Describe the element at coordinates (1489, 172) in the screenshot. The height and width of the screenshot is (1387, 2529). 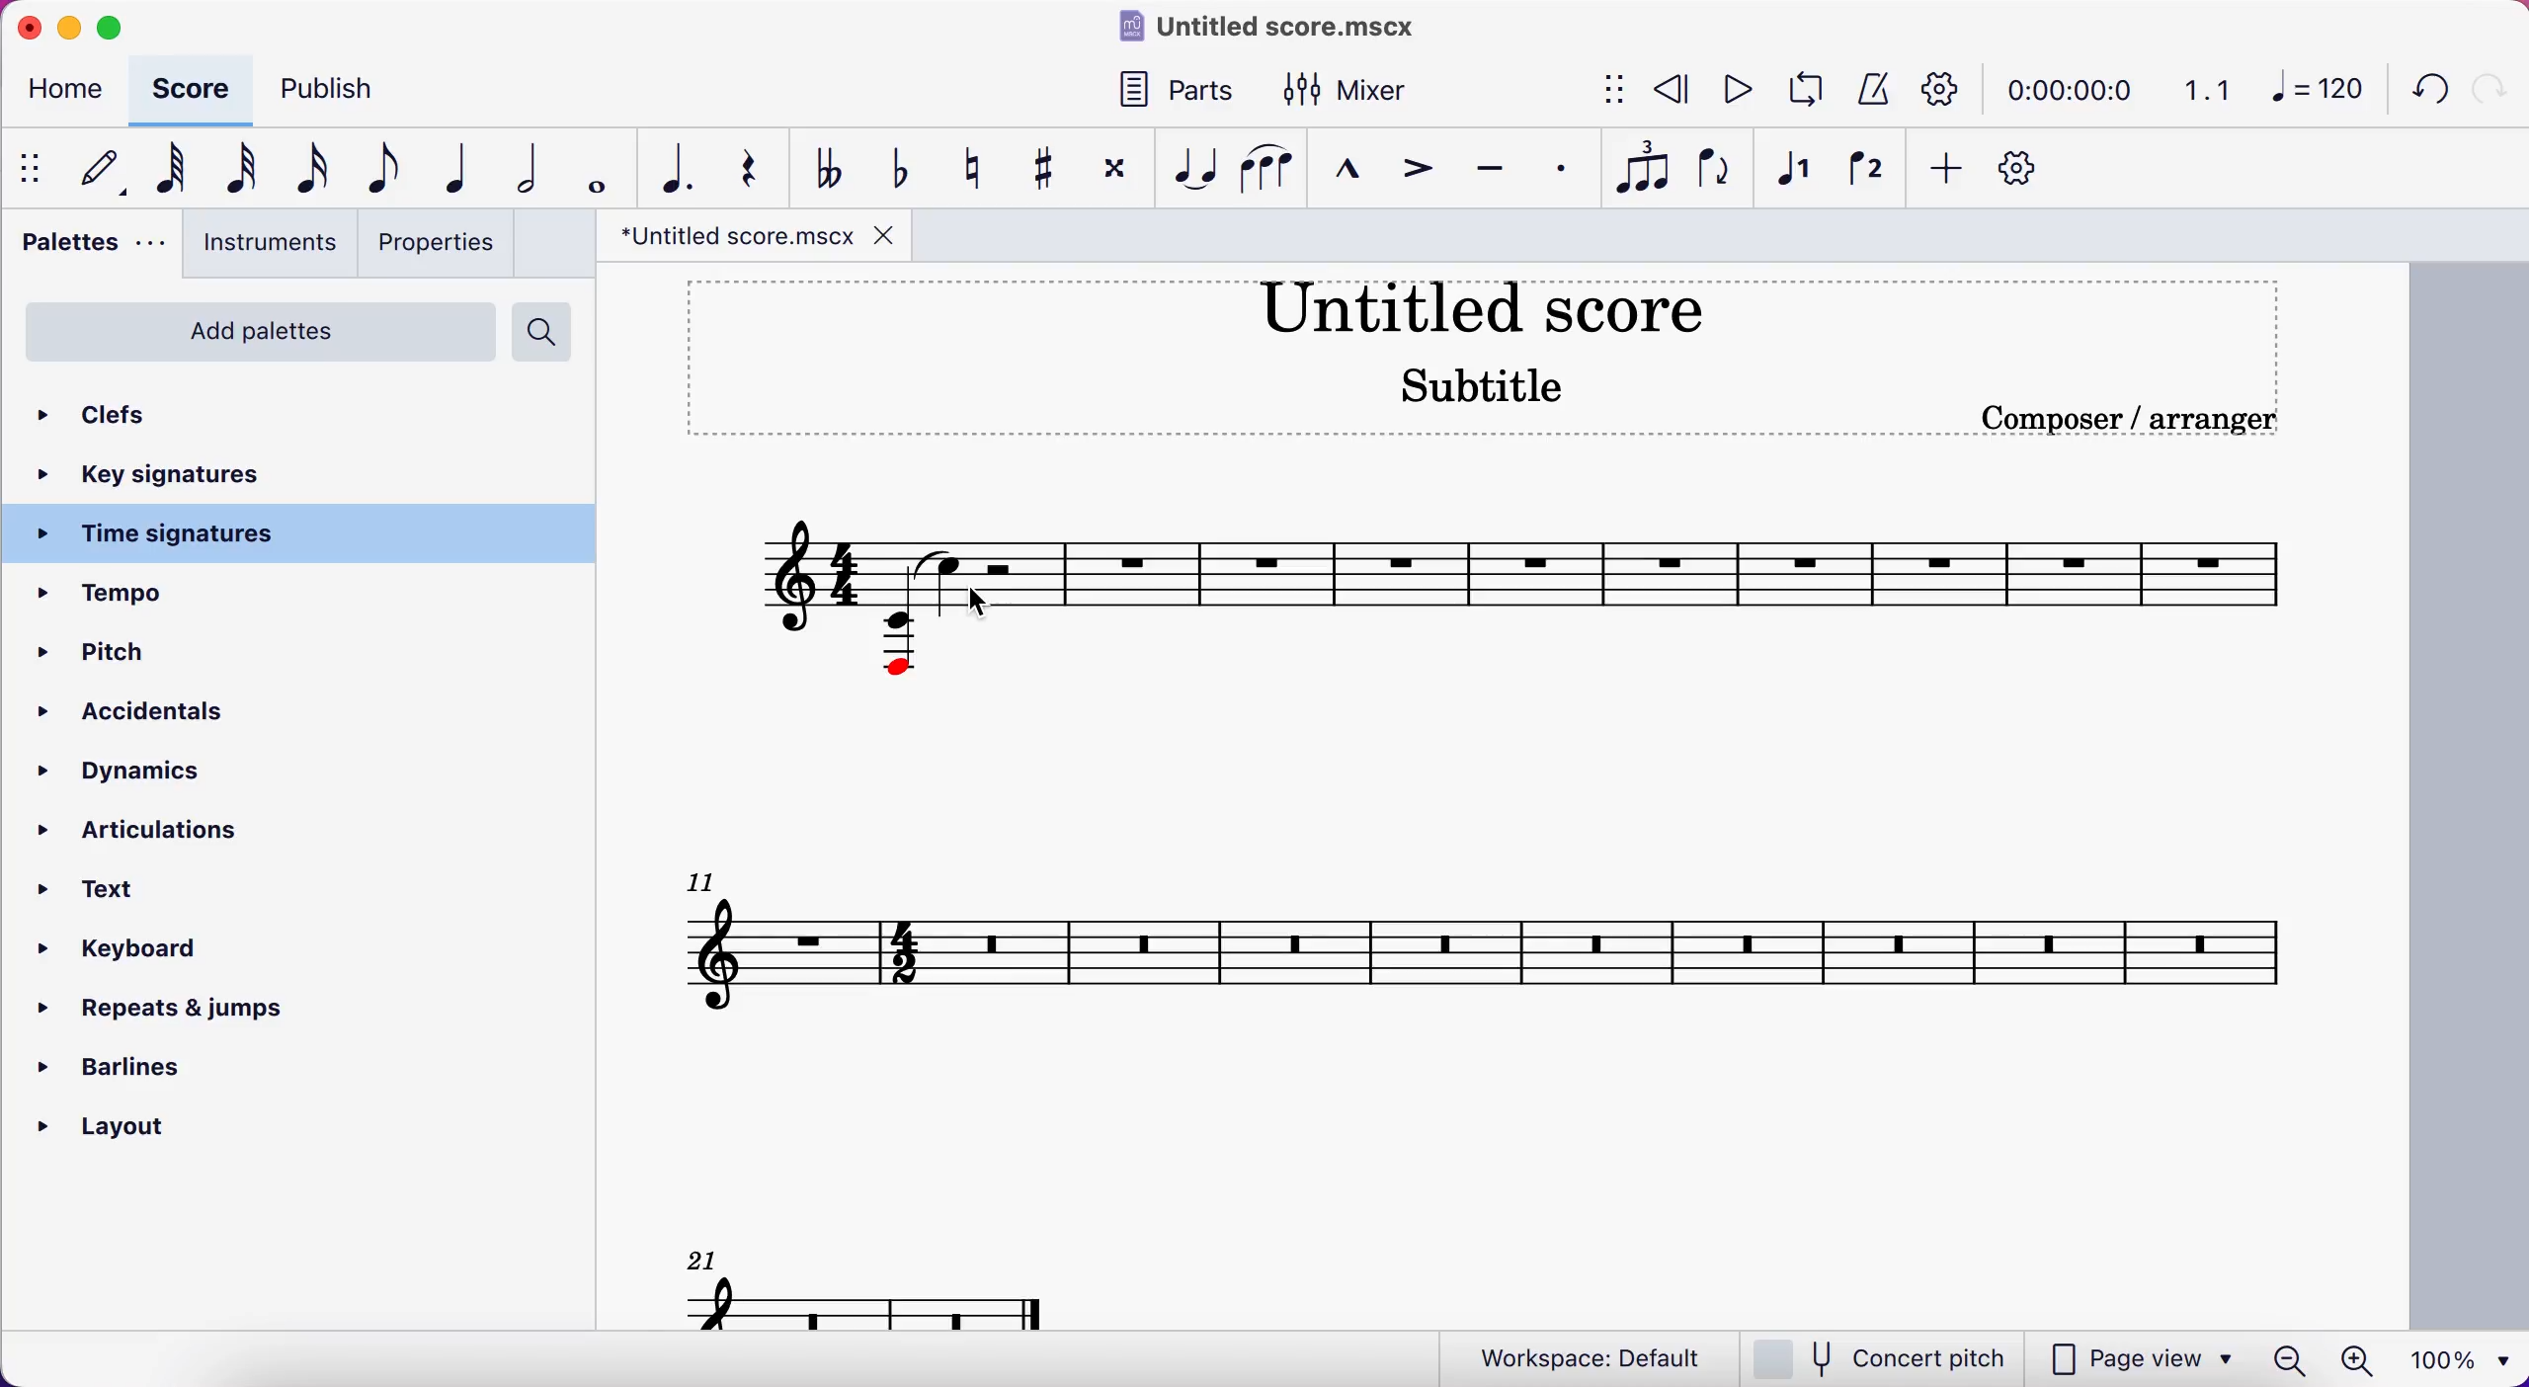
I see `tenuto` at that location.